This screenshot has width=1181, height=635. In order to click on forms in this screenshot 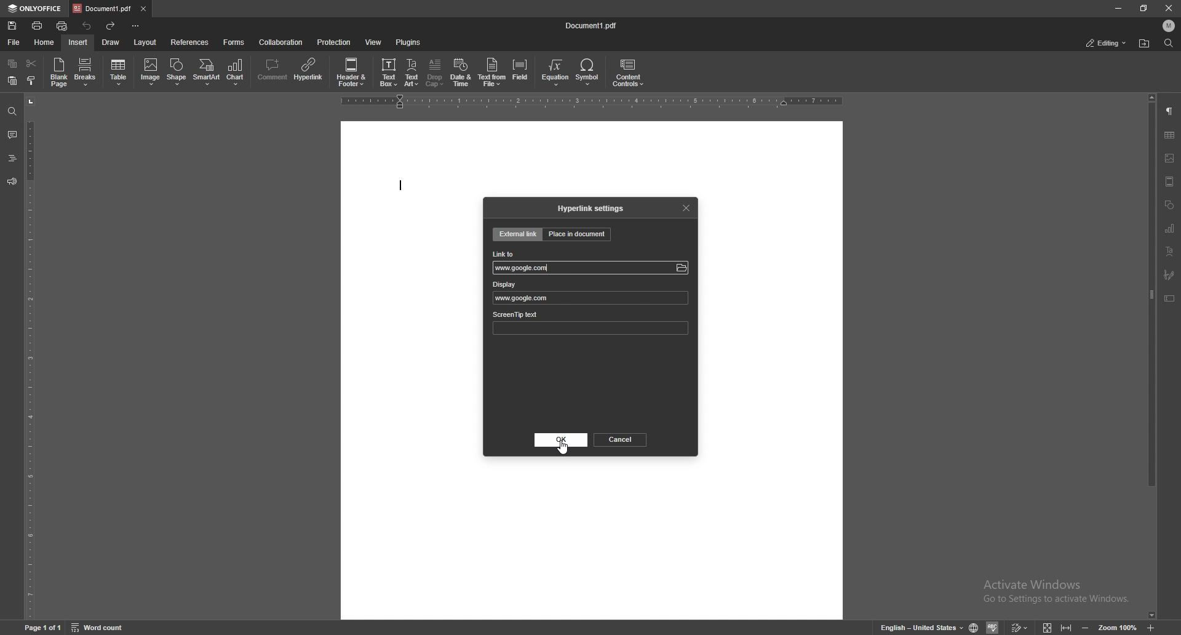, I will do `click(233, 42)`.